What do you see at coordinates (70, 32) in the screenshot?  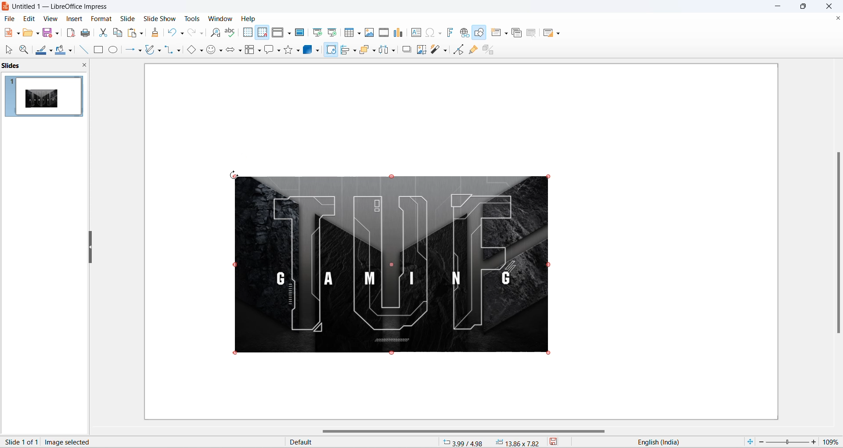 I see `export as pdf` at bounding box center [70, 32].